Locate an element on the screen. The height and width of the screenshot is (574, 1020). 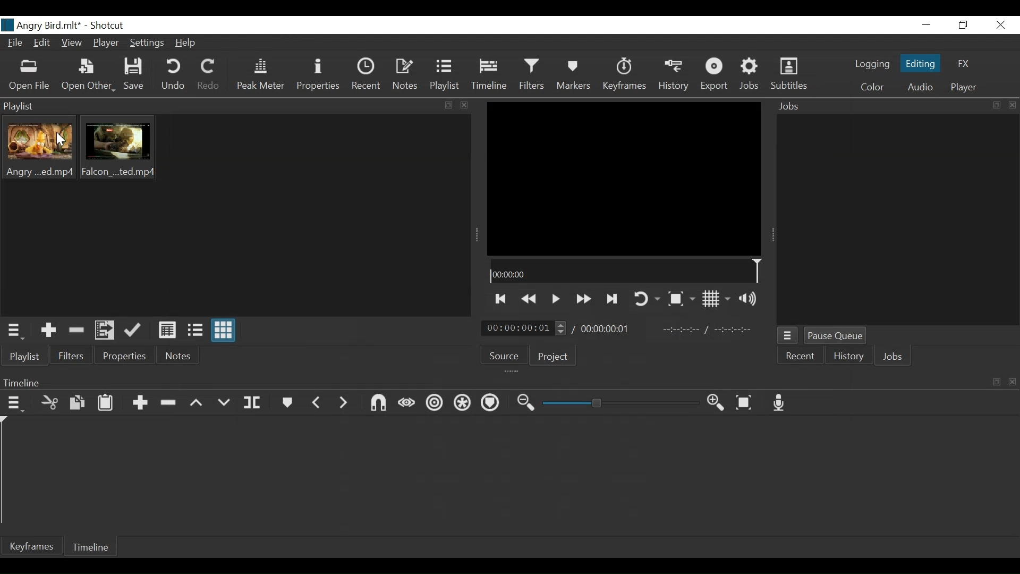
Editing is located at coordinates (923, 63).